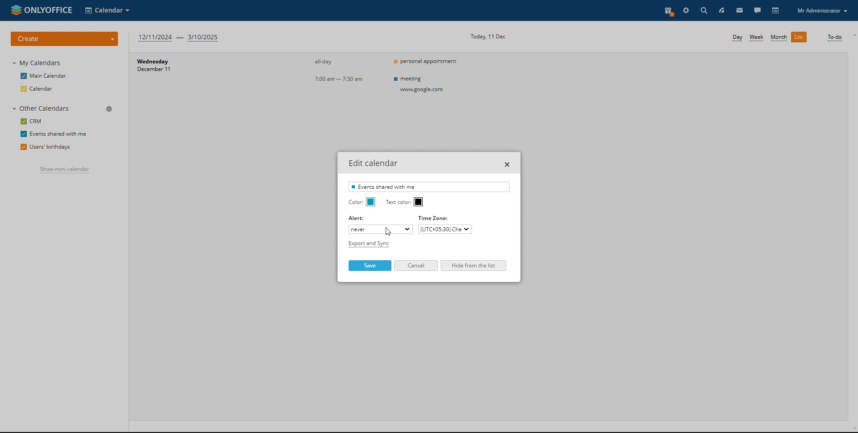 This screenshot has height=433, width=858. What do you see at coordinates (721, 11) in the screenshot?
I see `feed` at bounding box center [721, 11].